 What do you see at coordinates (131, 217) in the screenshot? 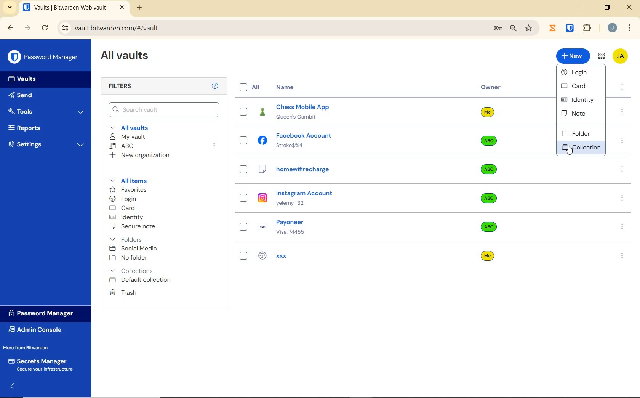
I see `identity` at bounding box center [131, 217].